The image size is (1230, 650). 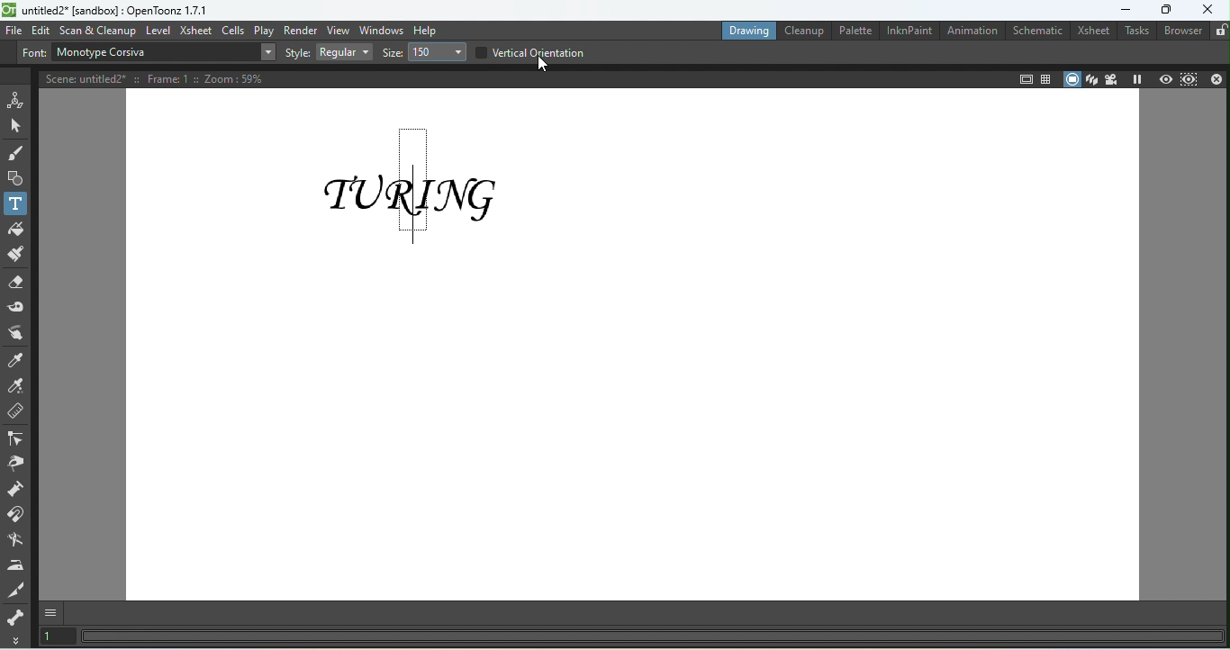 What do you see at coordinates (1219, 31) in the screenshot?
I see `Lock rooms tab` at bounding box center [1219, 31].